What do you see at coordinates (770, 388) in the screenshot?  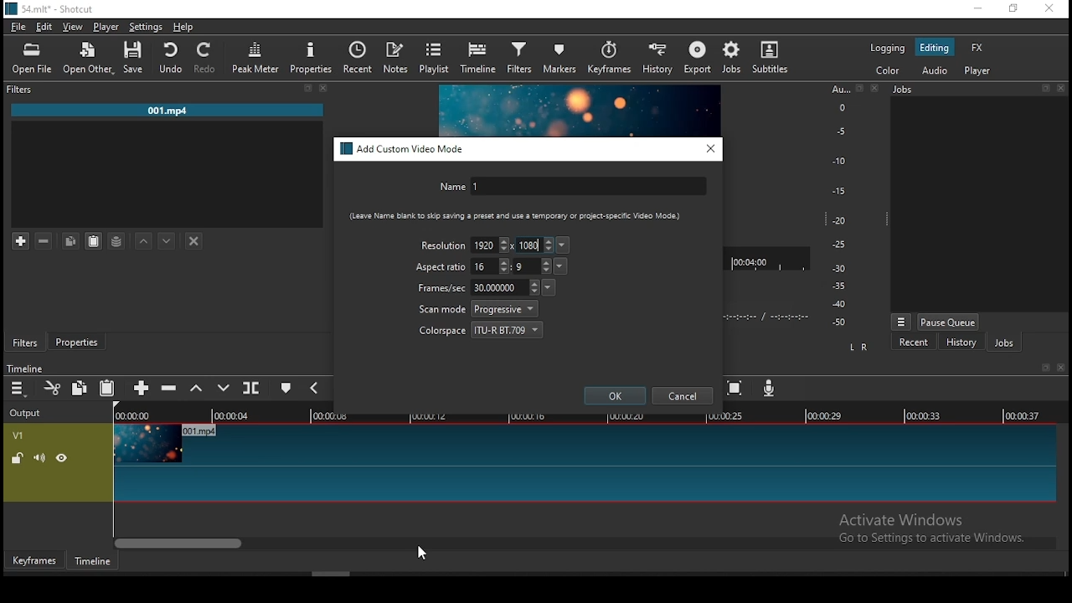 I see `record audio` at bounding box center [770, 388].